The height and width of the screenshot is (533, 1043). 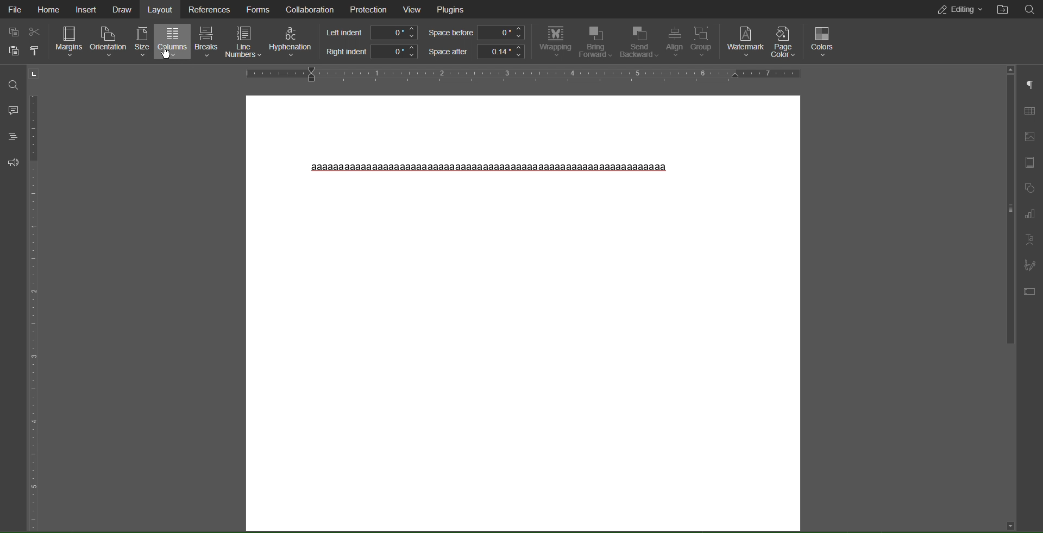 What do you see at coordinates (12, 81) in the screenshot?
I see `Search` at bounding box center [12, 81].